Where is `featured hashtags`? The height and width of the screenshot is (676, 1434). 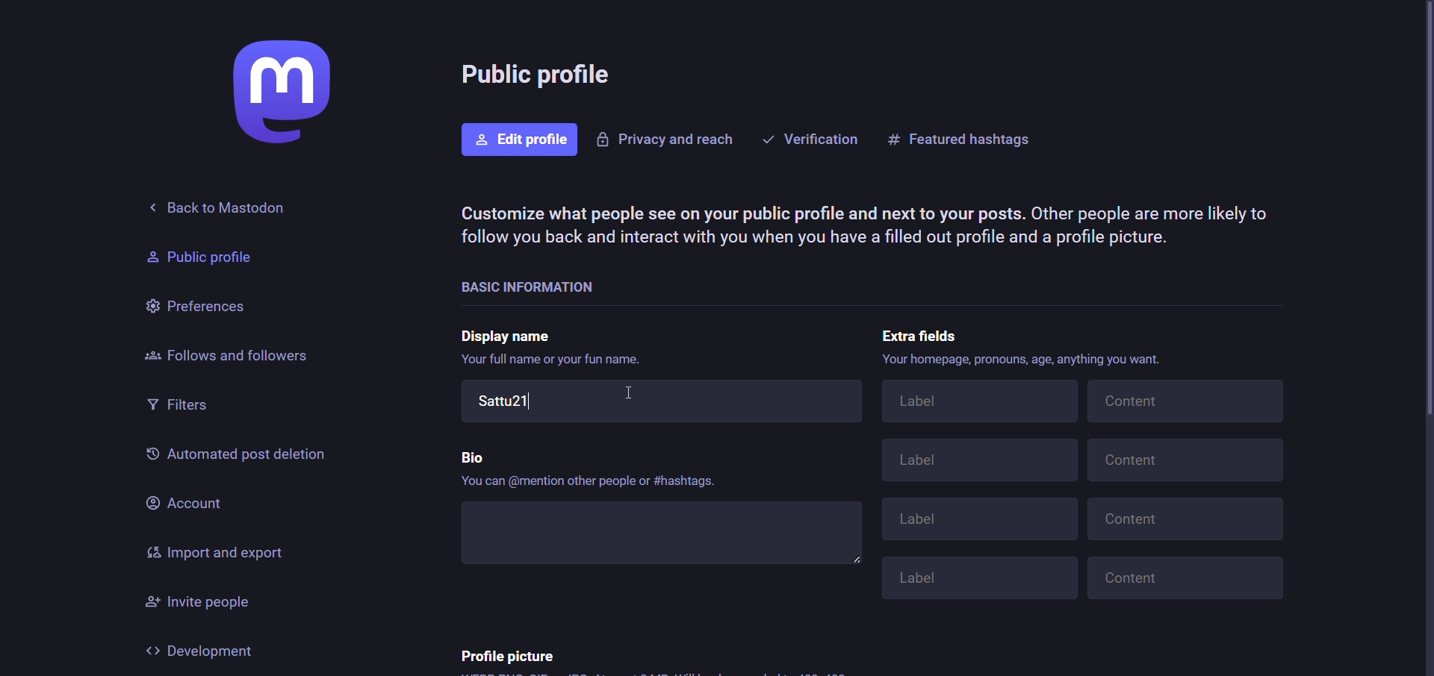
featured hashtags is located at coordinates (963, 137).